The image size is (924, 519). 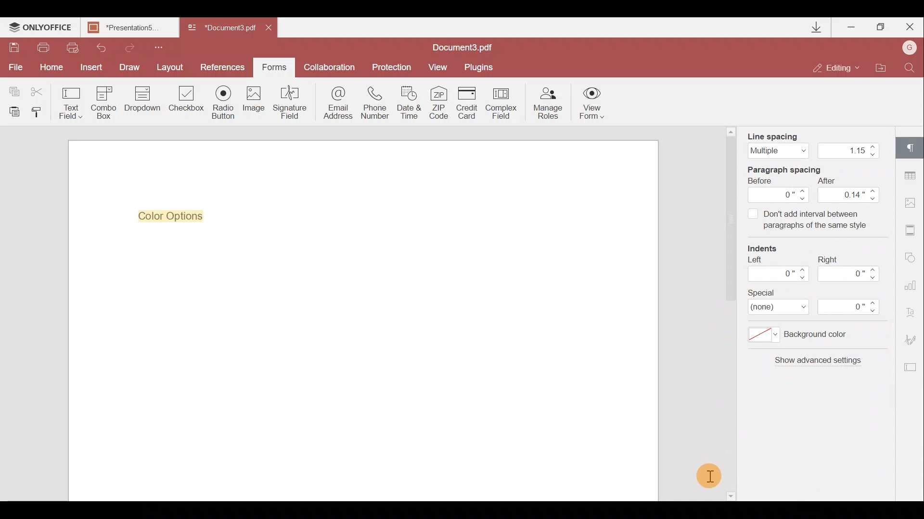 What do you see at coordinates (141, 104) in the screenshot?
I see `Dropdown` at bounding box center [141, 104].